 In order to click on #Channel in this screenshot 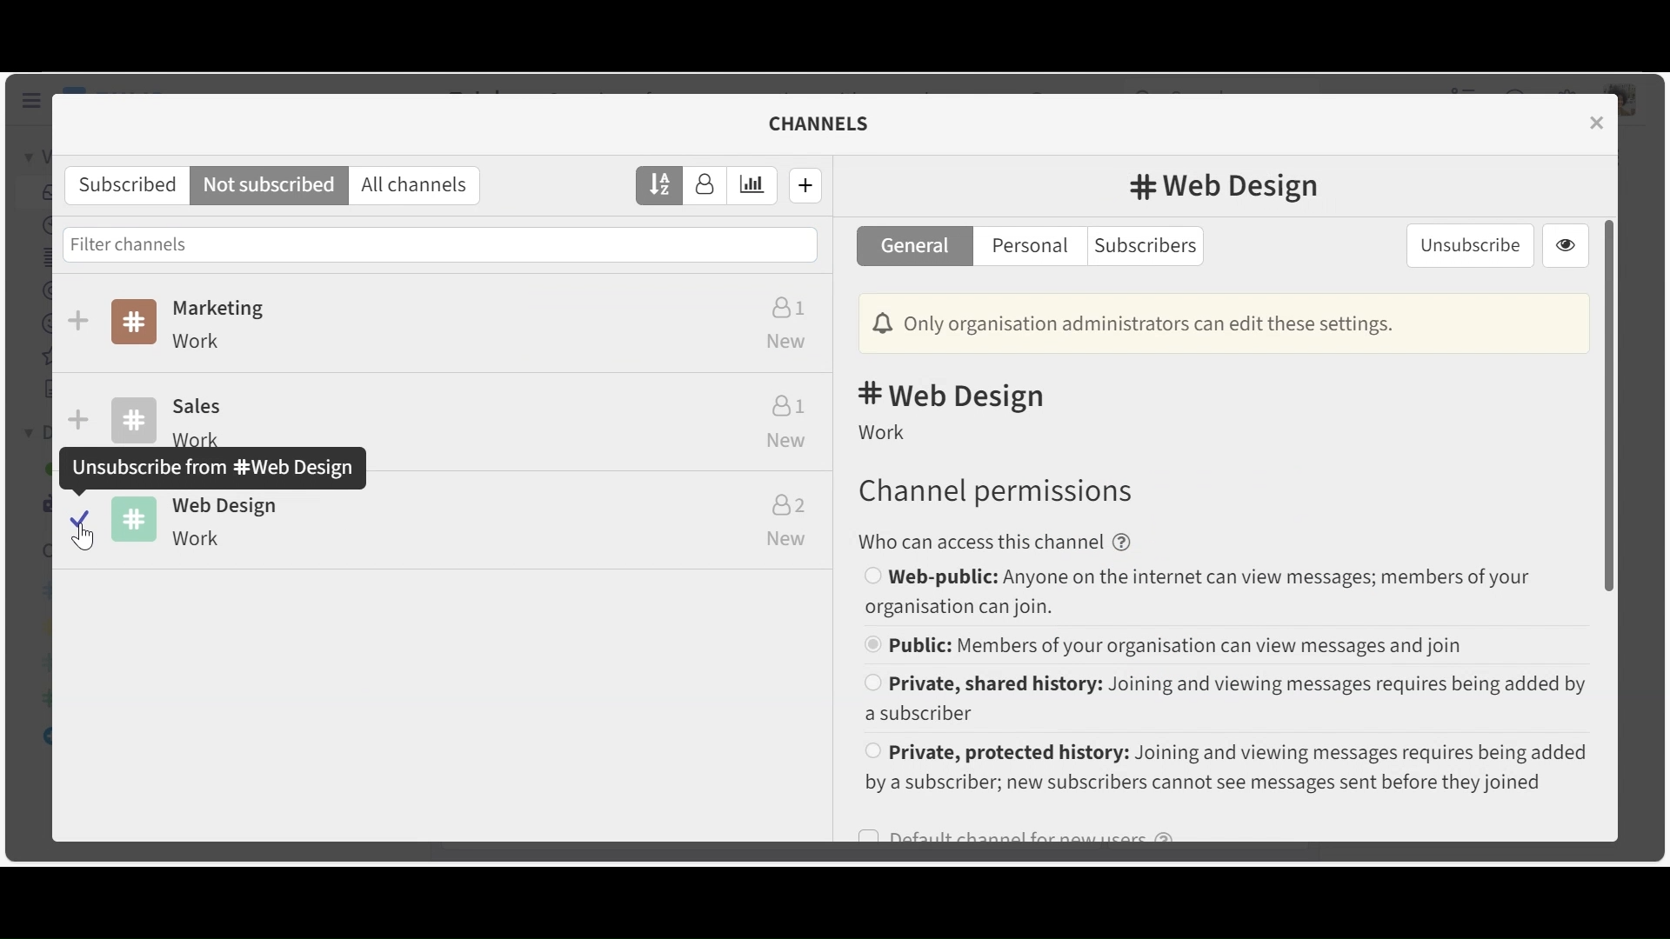, I will do `click(957, 396)`.